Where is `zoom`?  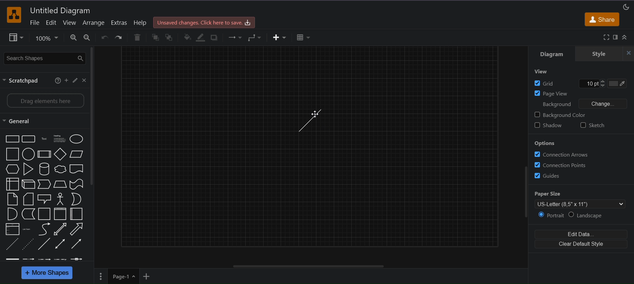
zoom is located at coordinates (47, 39).